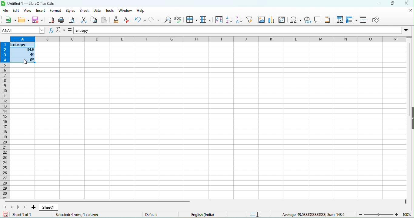 The height and width of the screenshot is (218, 414). Describe the element at coordinates (351, 21) in the screenshot. I see `freeze row and column` at that location.